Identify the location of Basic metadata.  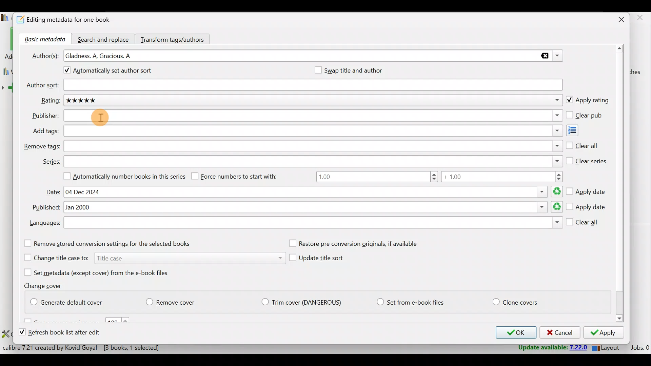
(43, 40).